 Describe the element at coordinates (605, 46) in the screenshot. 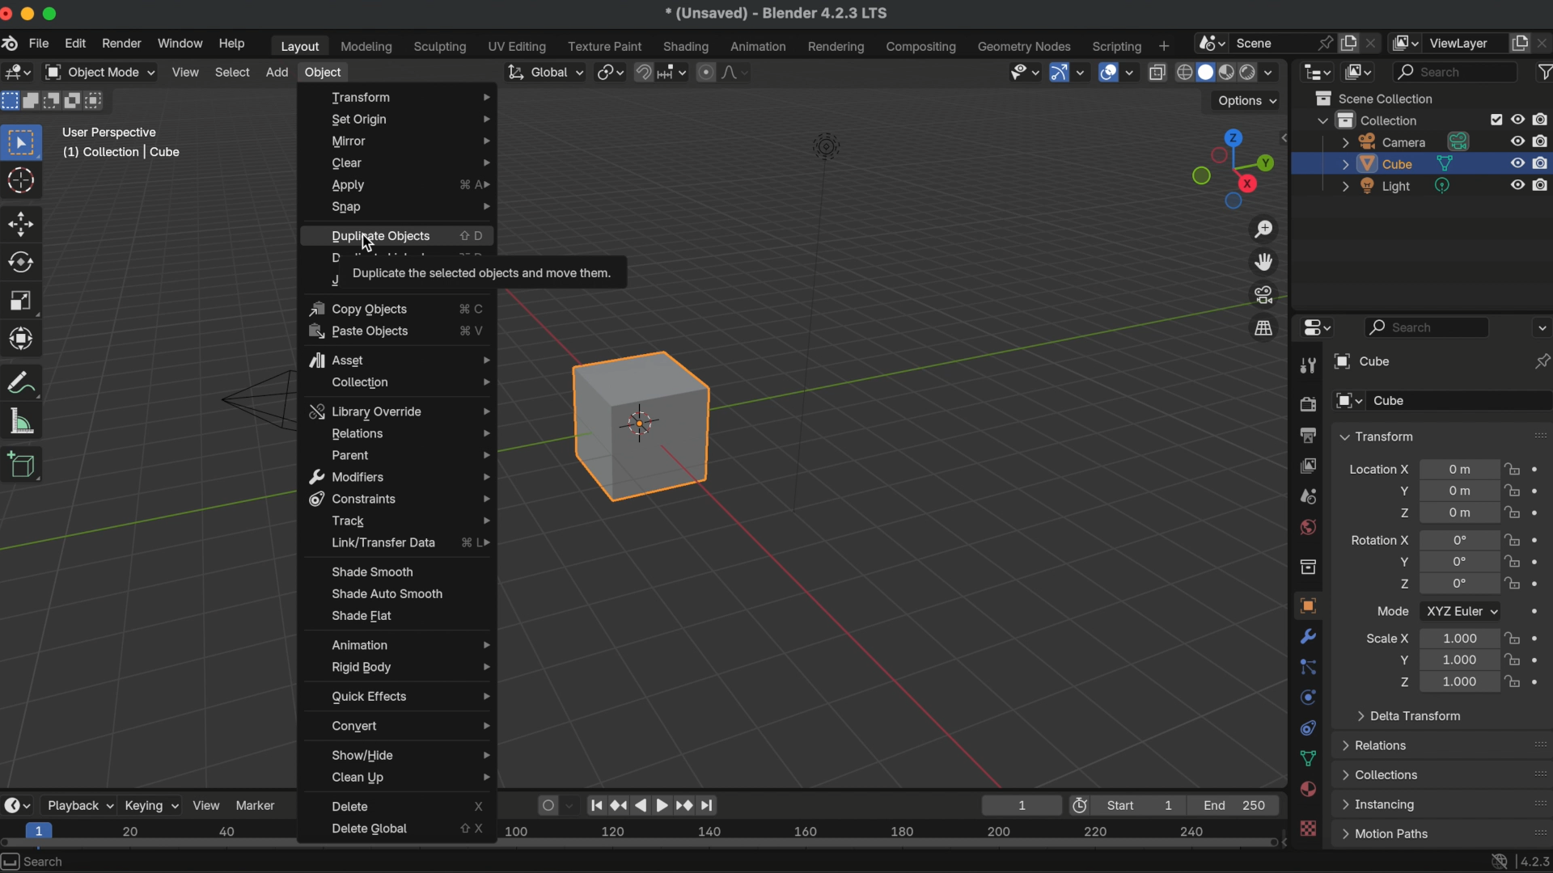

I see `texture paint` at that location.